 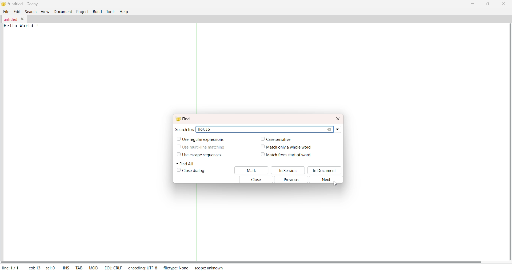 I want to click on Close, so click(x=503, y=4).